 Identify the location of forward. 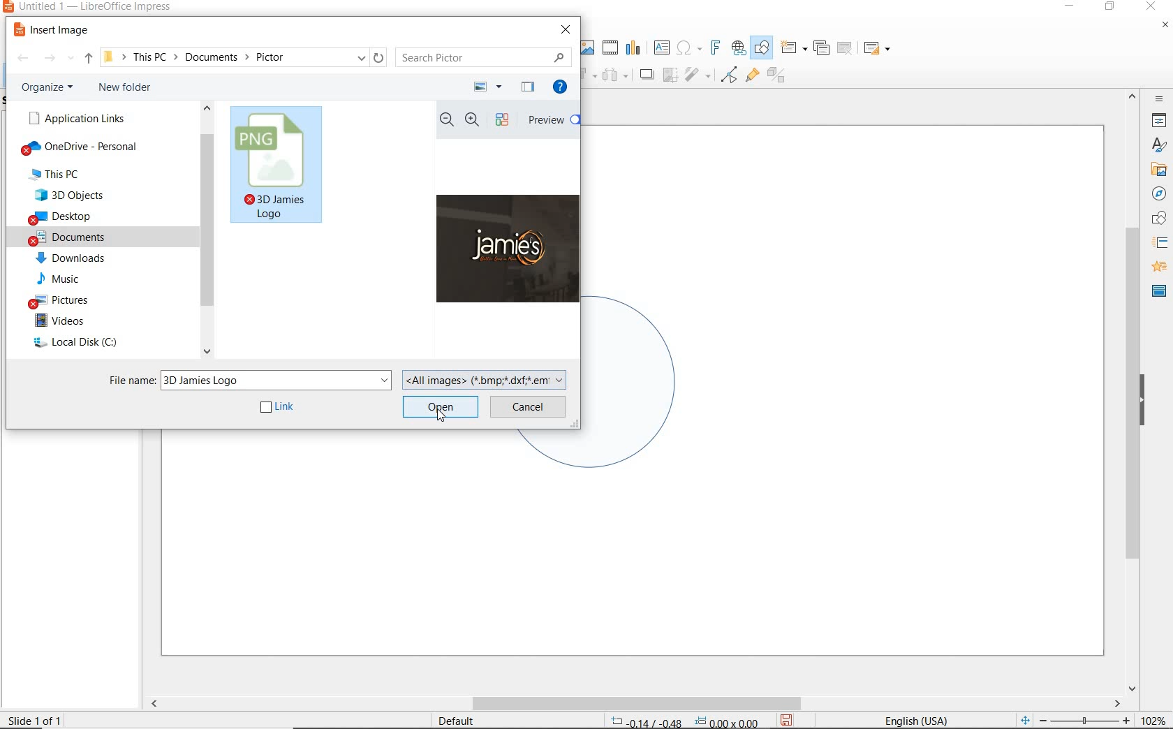
(59, 60).